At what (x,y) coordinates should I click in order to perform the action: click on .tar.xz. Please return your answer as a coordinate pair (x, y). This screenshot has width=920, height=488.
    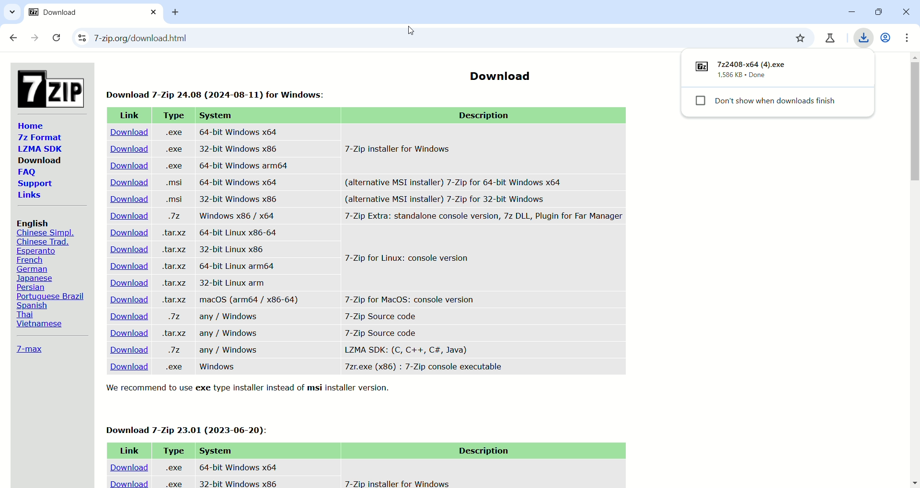
    Looking at the image, I should click on (172, 283).